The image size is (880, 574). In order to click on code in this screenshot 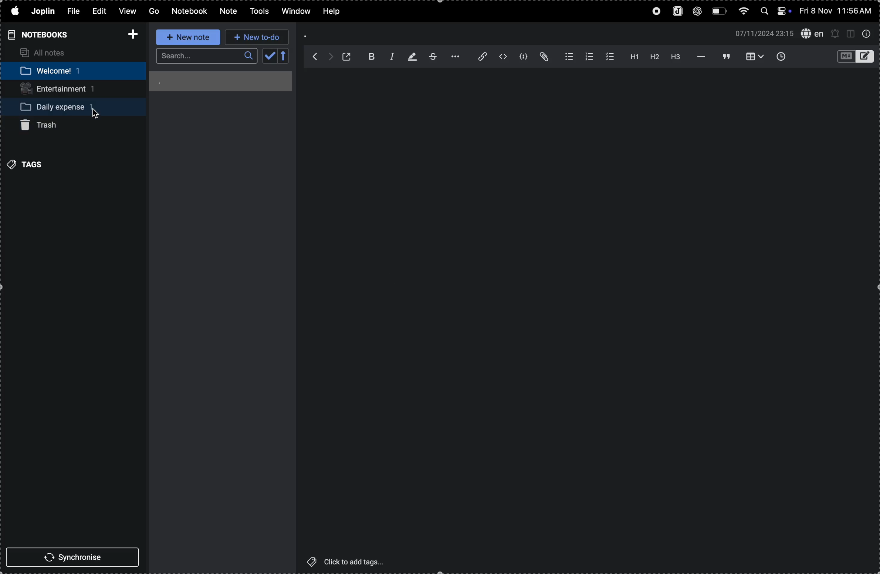, I will do `click(524, 58)`.